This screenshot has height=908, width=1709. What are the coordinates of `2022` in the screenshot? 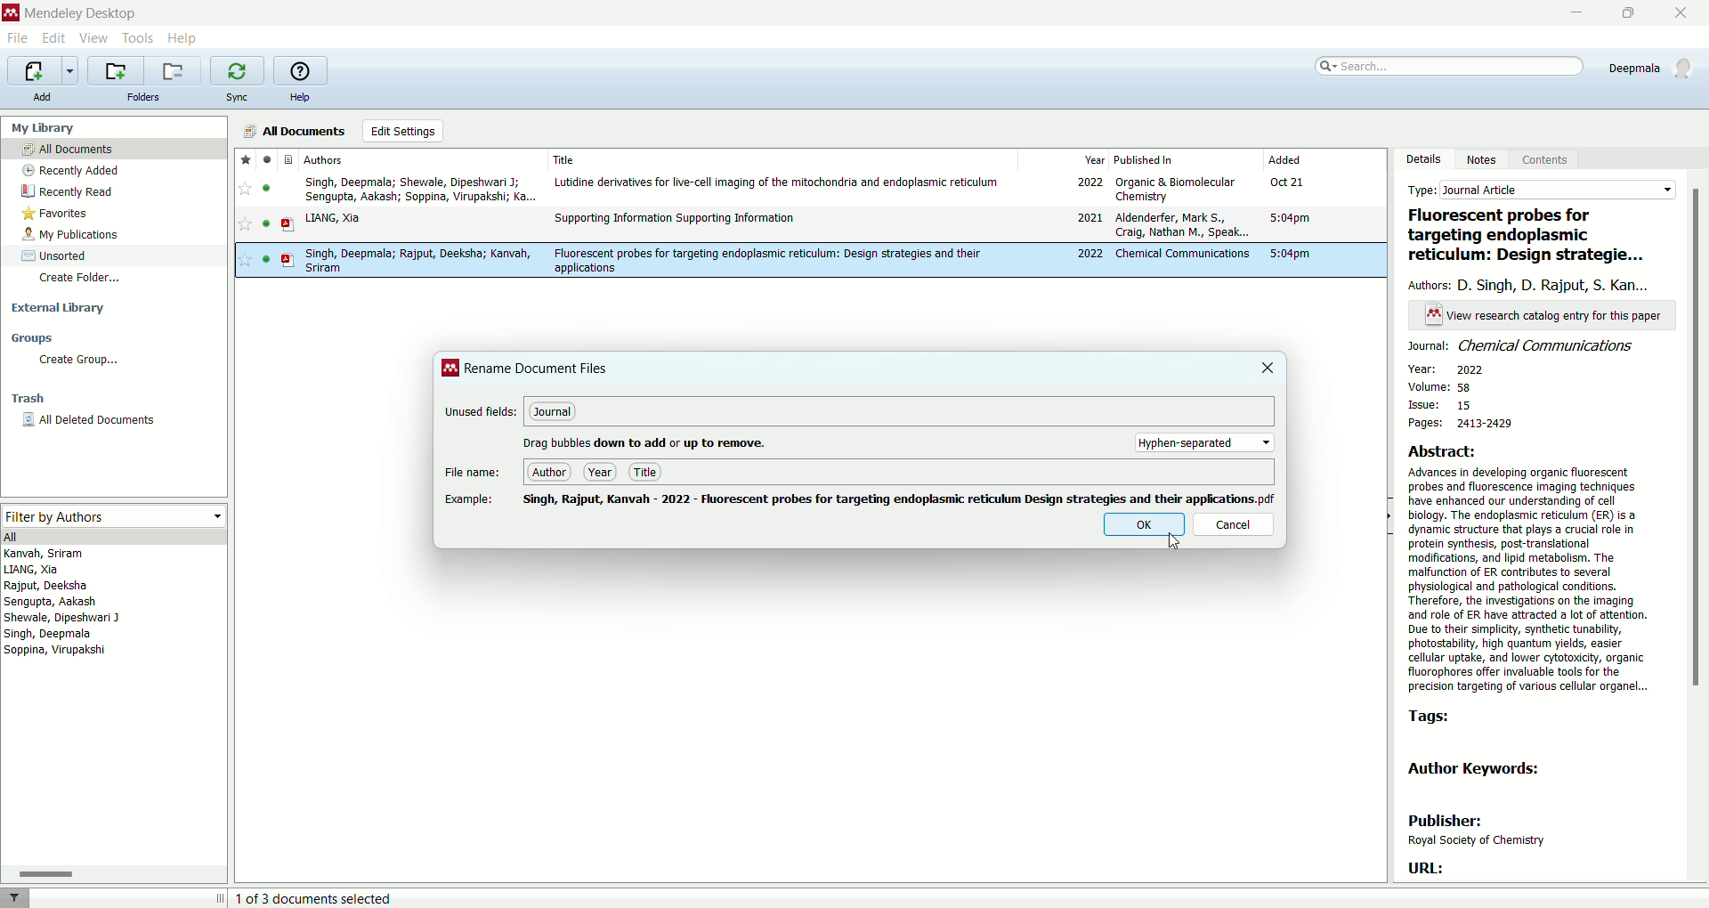 It's located at (1090, 255).